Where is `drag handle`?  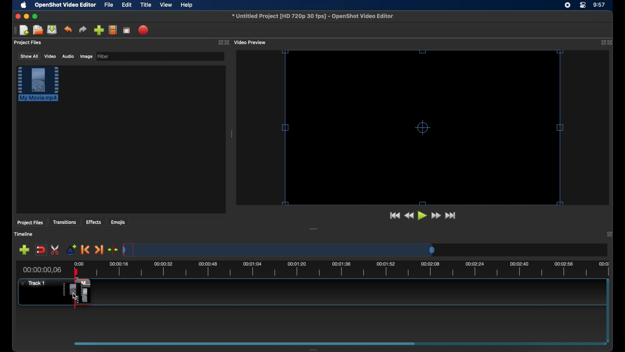 drag handle is located at coordinates (313, 229).